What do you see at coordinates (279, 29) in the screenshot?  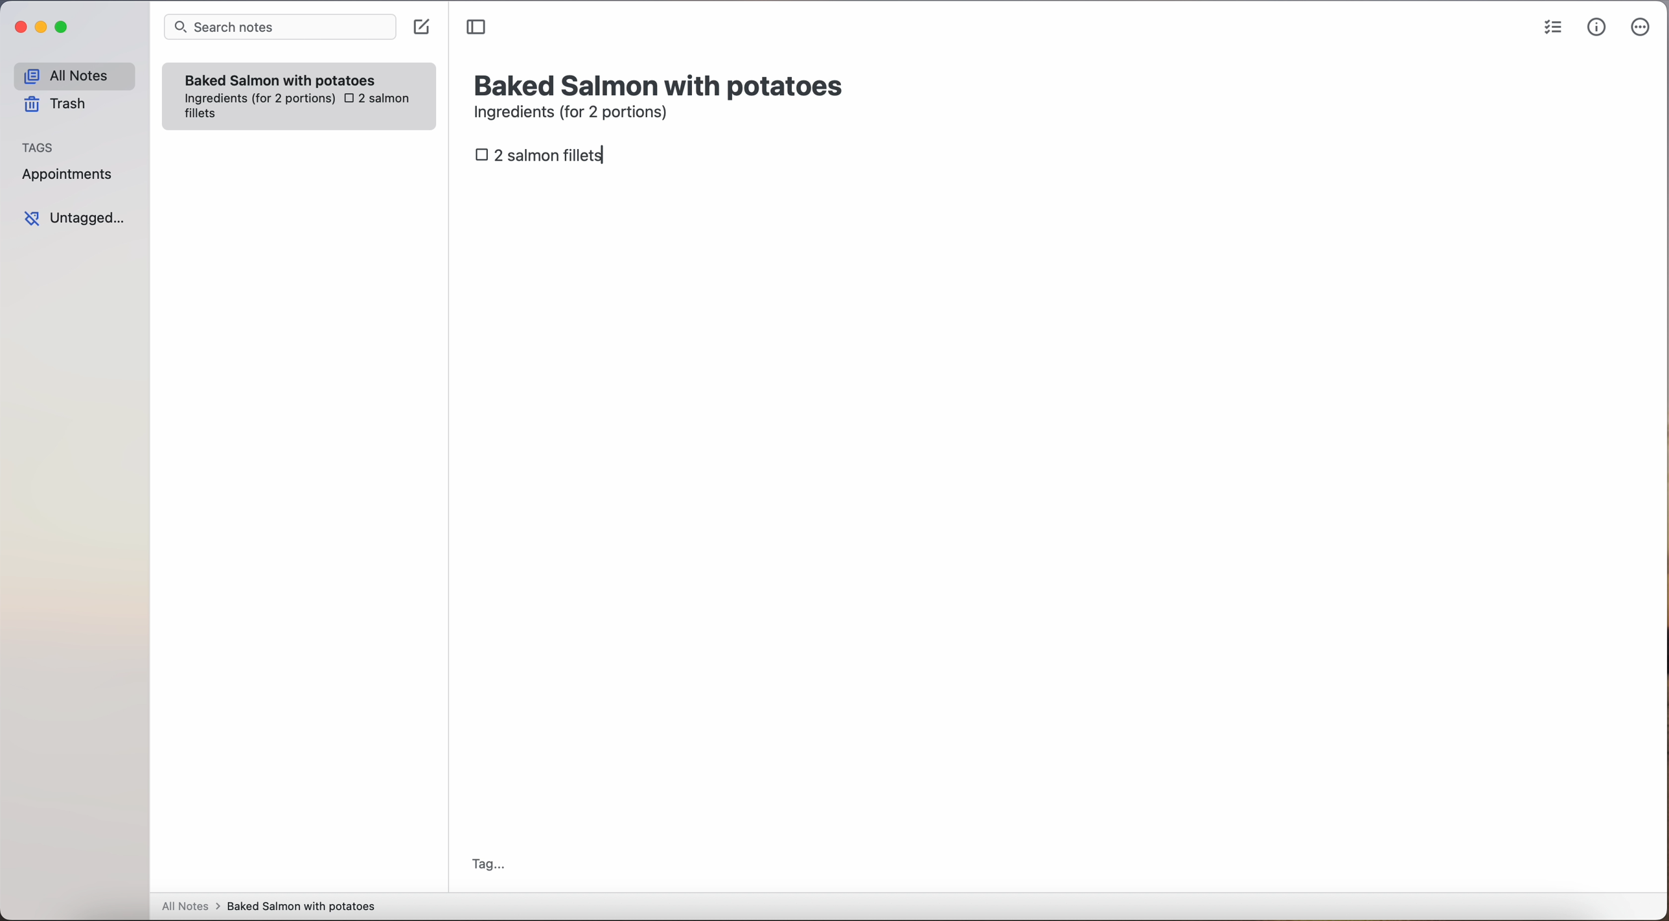 I see `search bar` at bounding box center [279, 29].